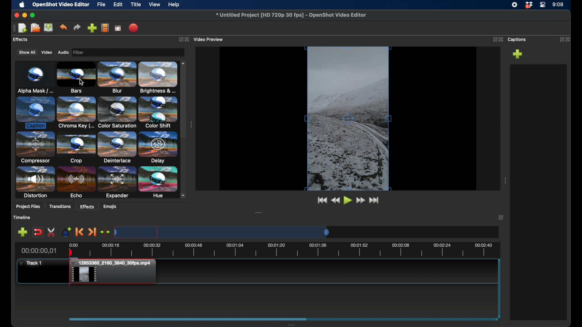  I want to click on disable snapping, so click(38, 232).